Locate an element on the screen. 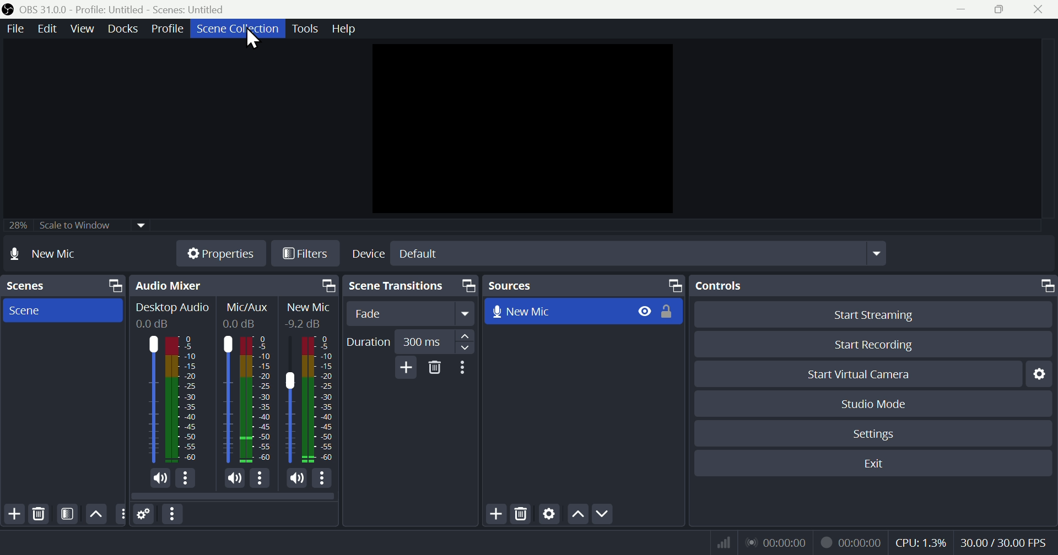  Edit is located at coordinates (42, 30).